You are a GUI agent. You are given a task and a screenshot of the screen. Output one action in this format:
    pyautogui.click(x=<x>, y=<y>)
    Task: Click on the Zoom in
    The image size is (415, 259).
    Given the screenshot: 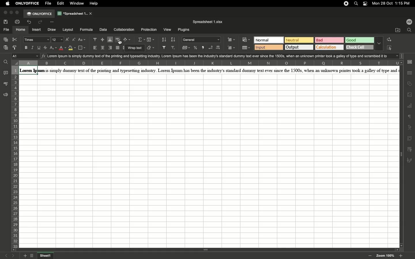 What is the action you would take?
    pyautogui.click(x=401, y=256)
    